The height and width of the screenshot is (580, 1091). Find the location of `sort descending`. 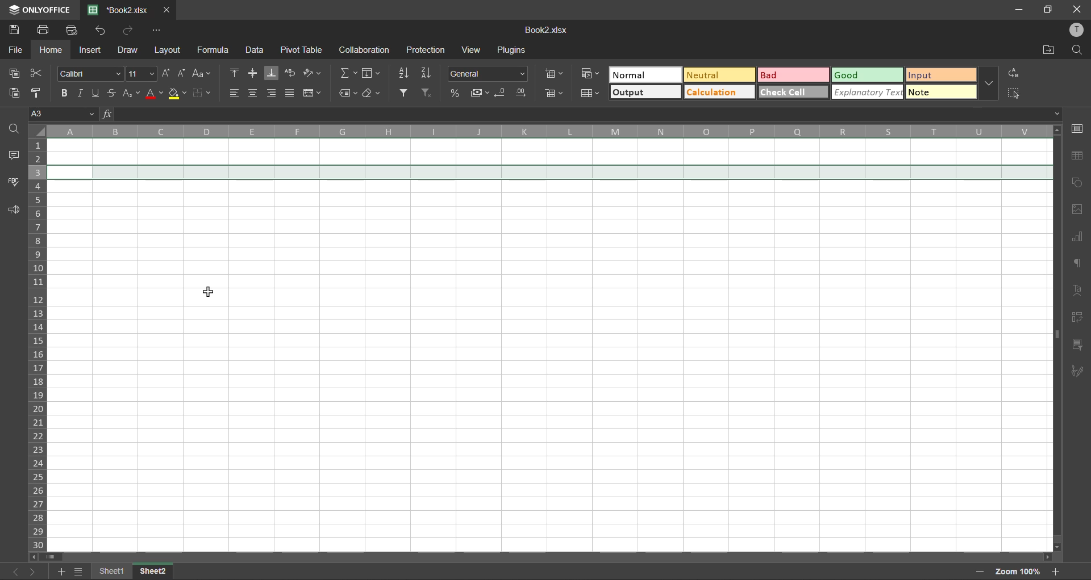

sort descending is located at coordinates (429, 73).